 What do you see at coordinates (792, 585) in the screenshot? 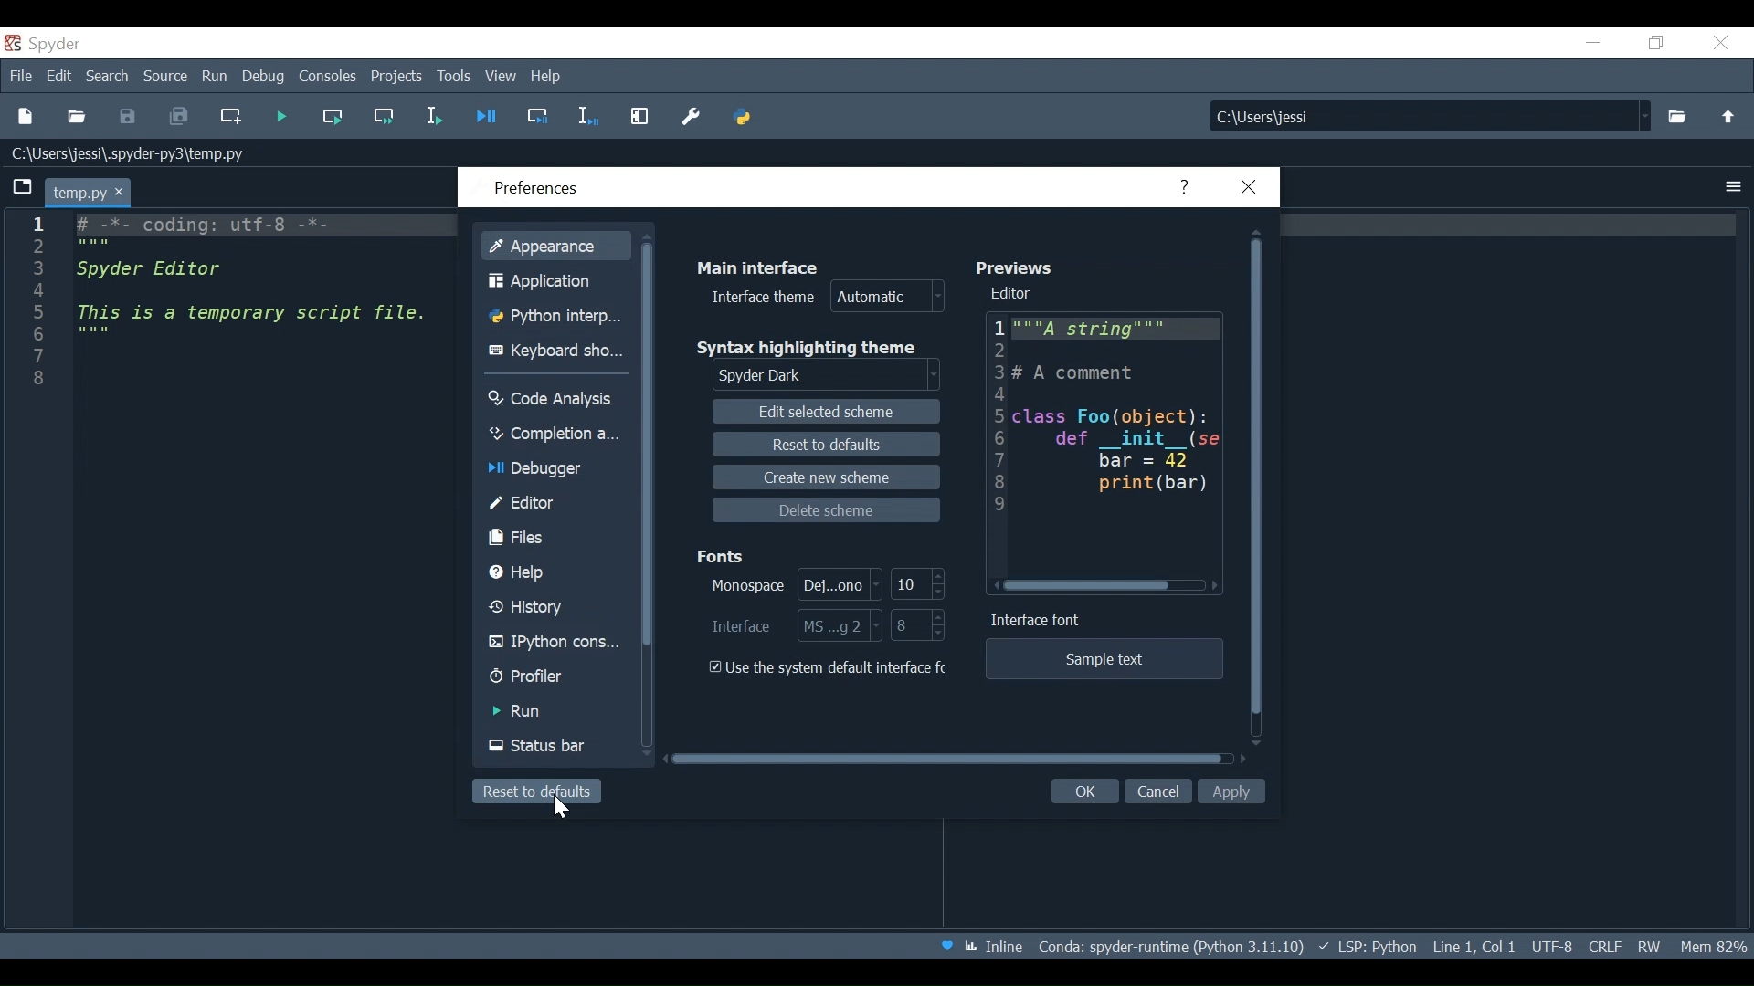
I see `Monospace` at bounding box center [792, 585].